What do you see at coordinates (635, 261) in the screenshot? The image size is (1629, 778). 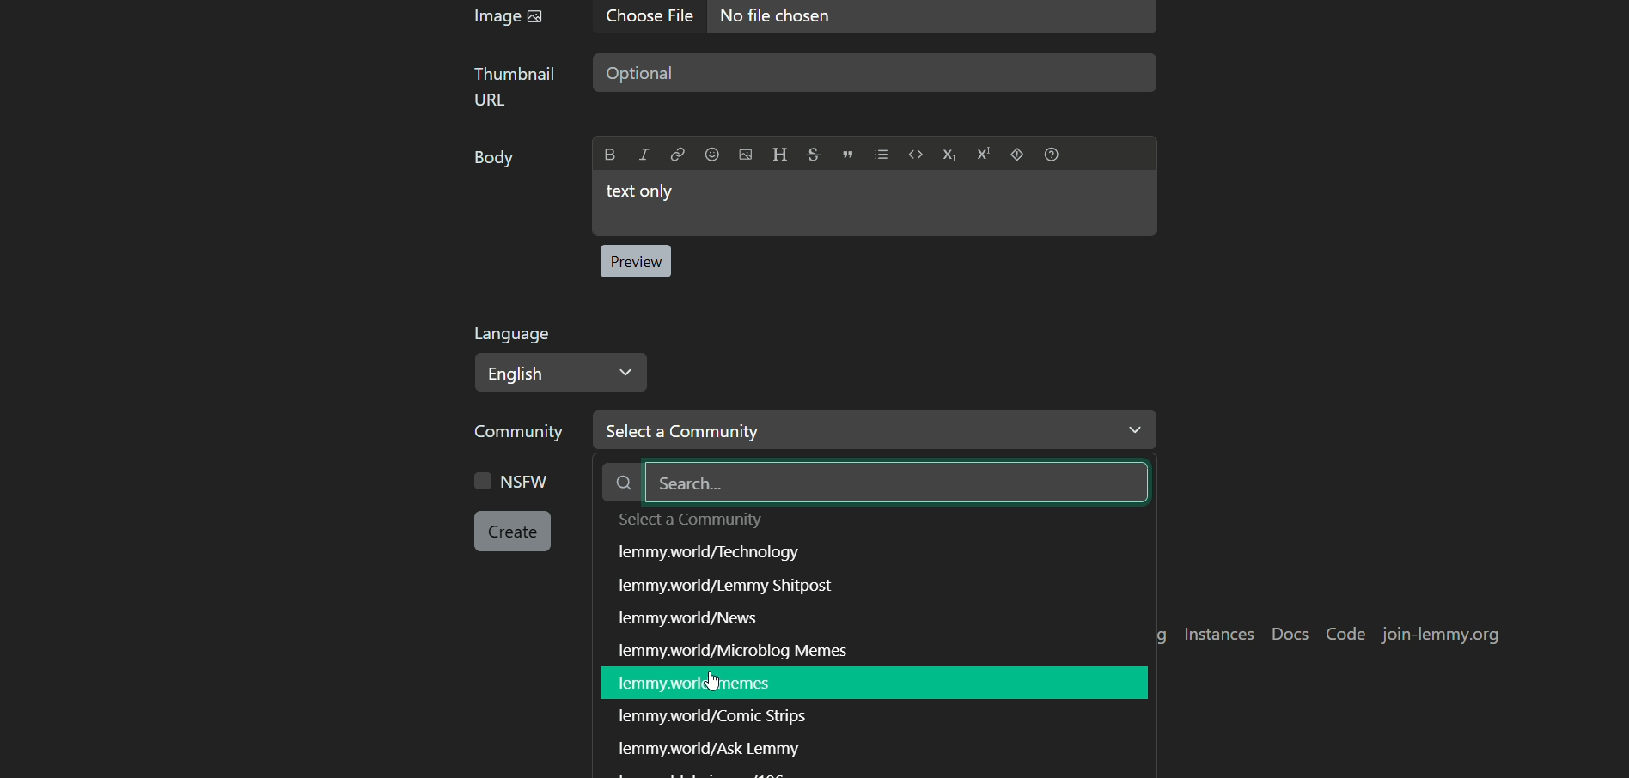 I see `preview` at bounding box center [635, 261].